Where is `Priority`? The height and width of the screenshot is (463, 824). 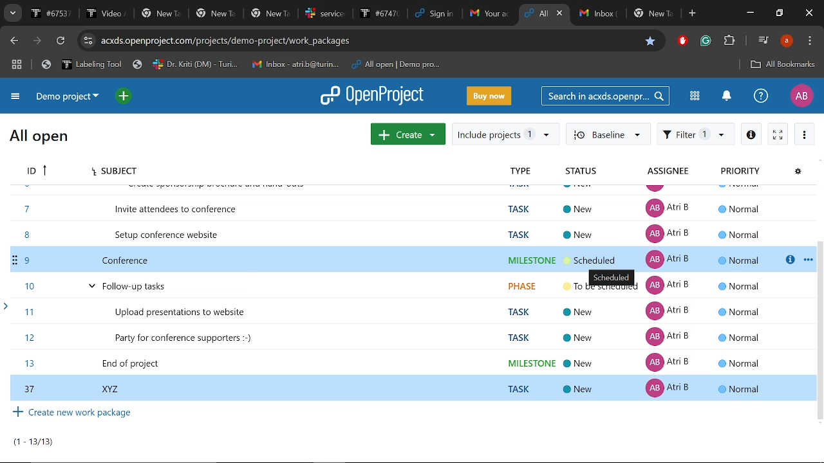
Priority is located at coordinates (743, 171).